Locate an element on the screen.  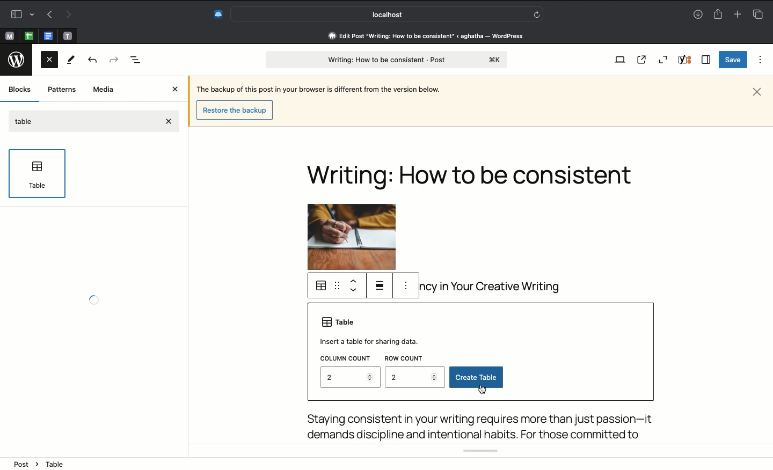
2 is located at coordinates (415, 377).